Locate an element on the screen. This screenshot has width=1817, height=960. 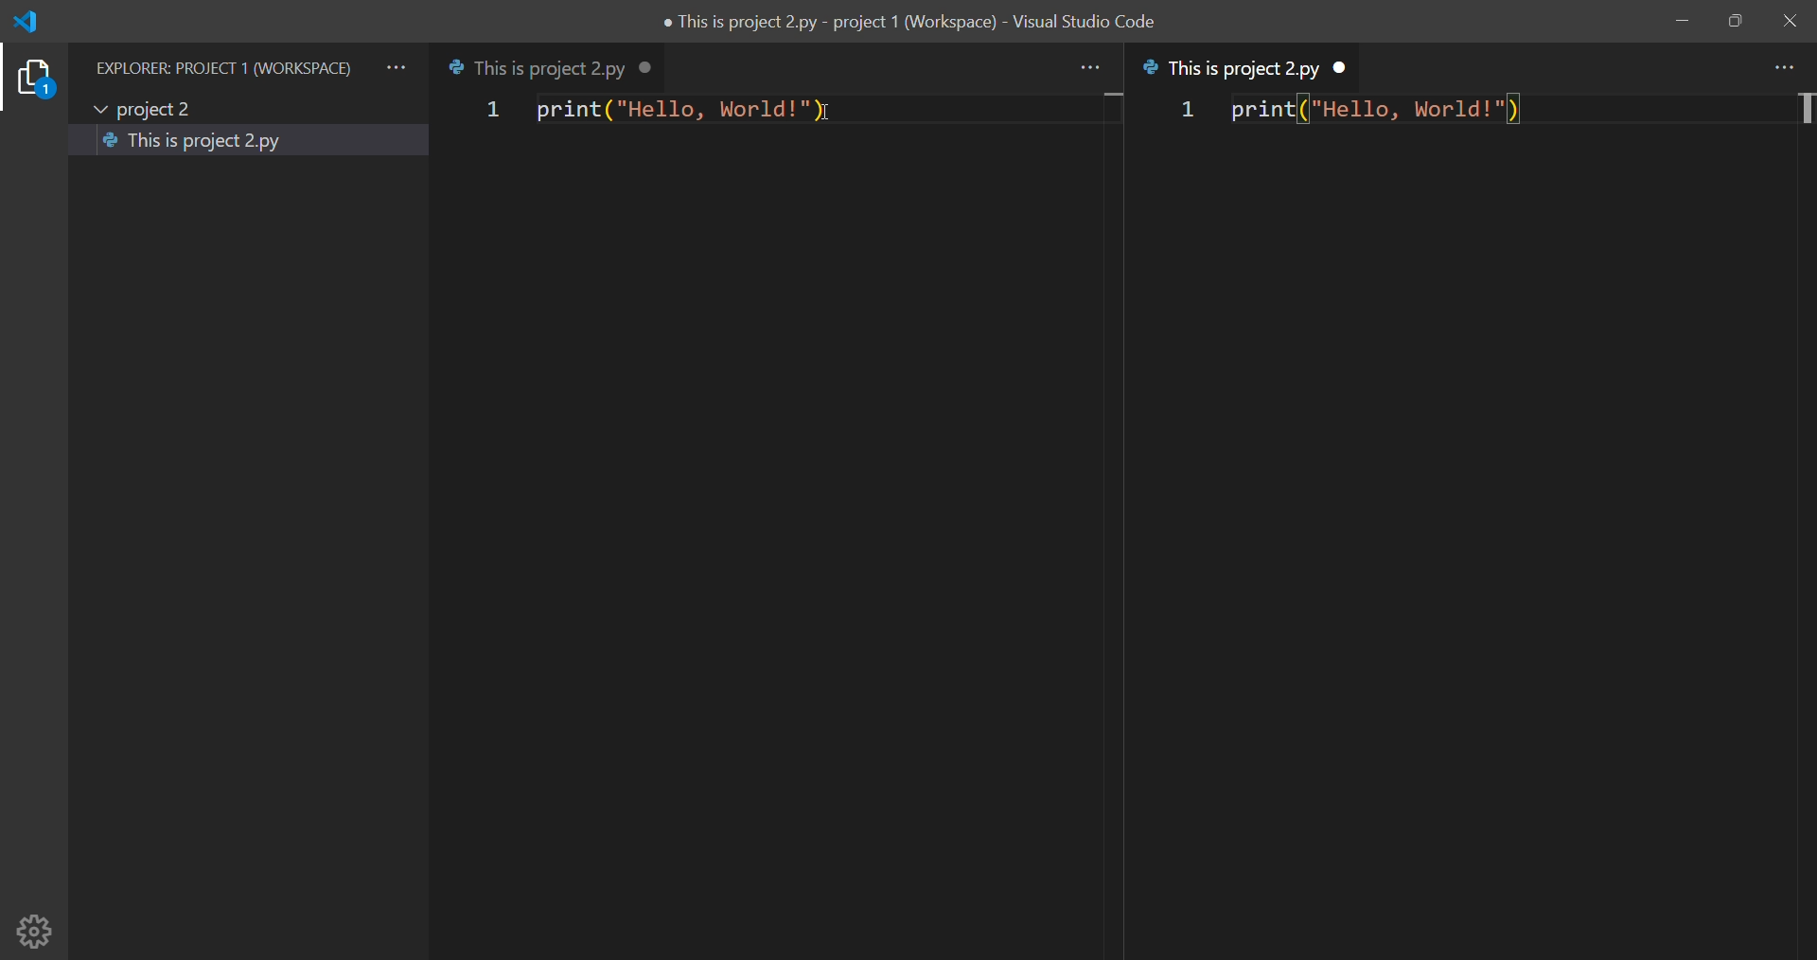
This is project 2.py is located at coordinates (536, 67).